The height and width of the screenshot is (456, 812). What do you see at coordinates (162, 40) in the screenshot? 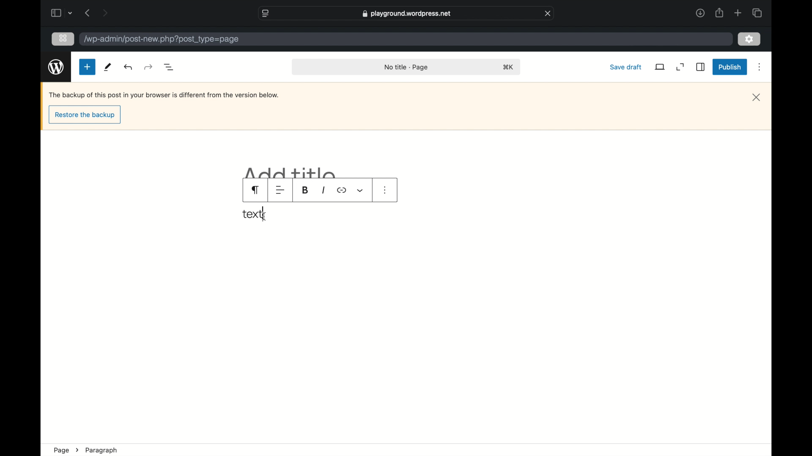
I see `wordpress address` at bounding box center [162, 40].